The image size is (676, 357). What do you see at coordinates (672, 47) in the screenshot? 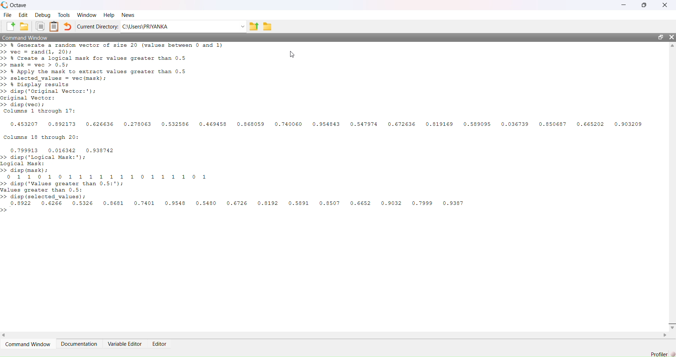
I see `Scroll up ` at bounding box center [672, 47].